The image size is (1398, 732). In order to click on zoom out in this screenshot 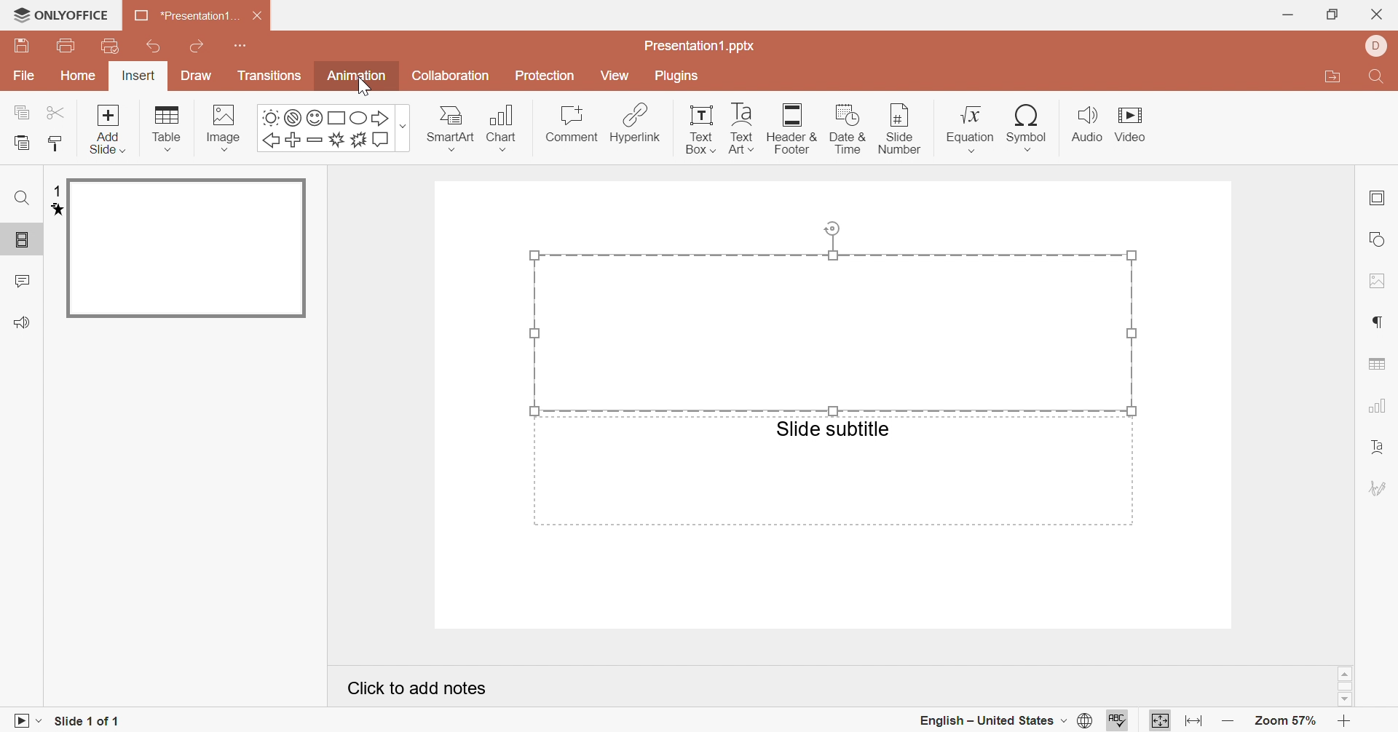, I will do `click(1229, 722)`.